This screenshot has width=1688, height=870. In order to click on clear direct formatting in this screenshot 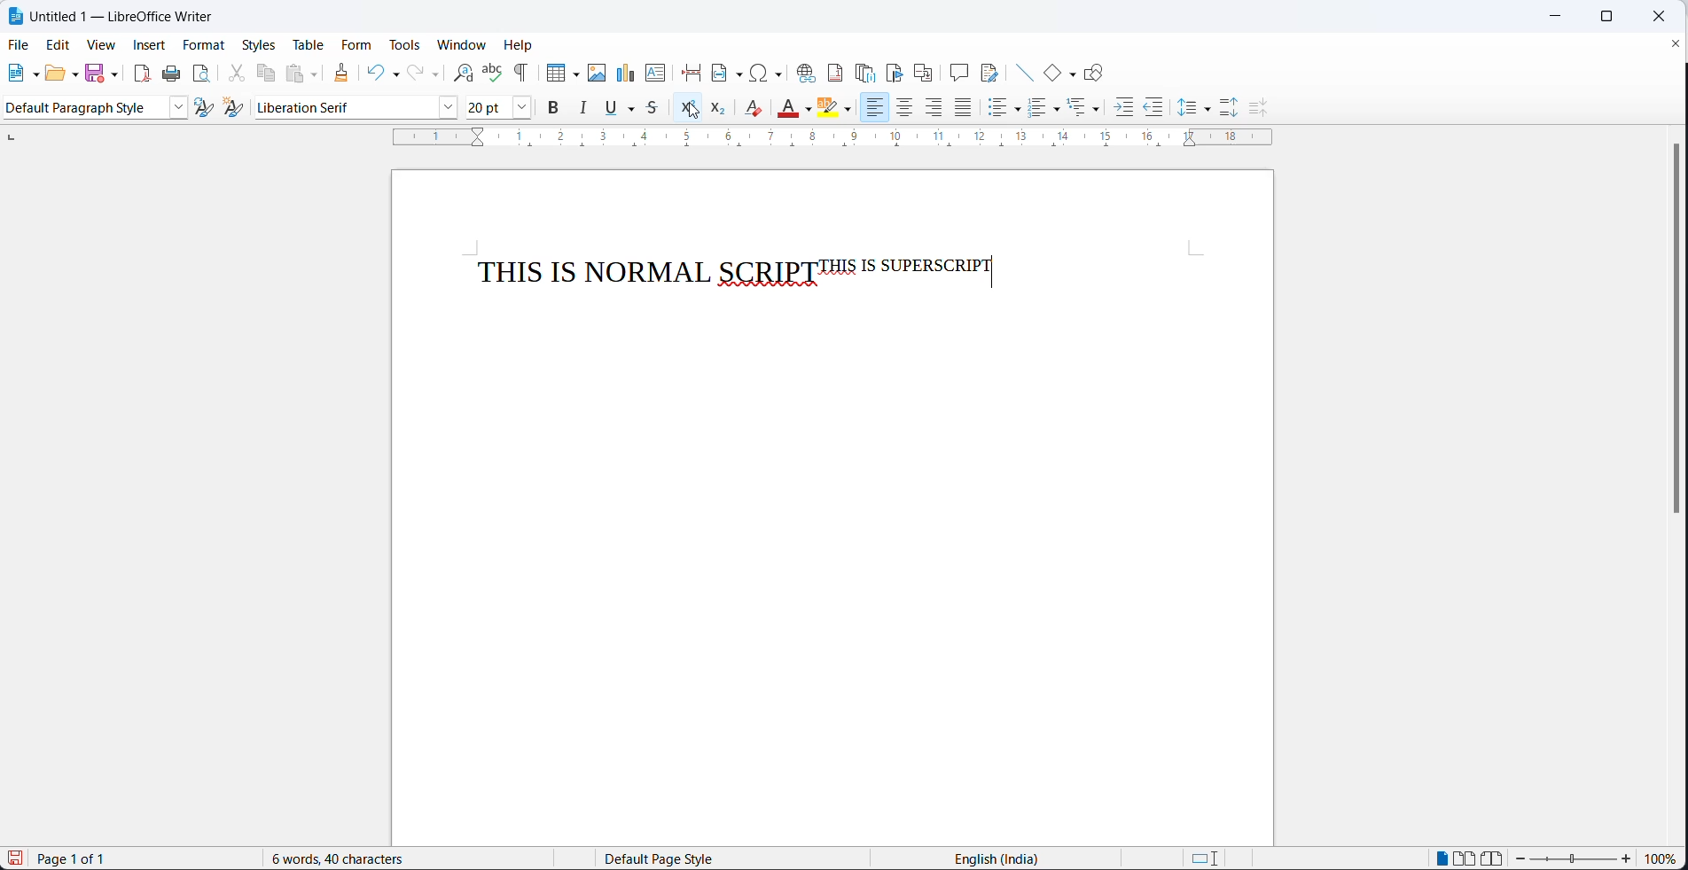, I will do `click(787, 109)`.